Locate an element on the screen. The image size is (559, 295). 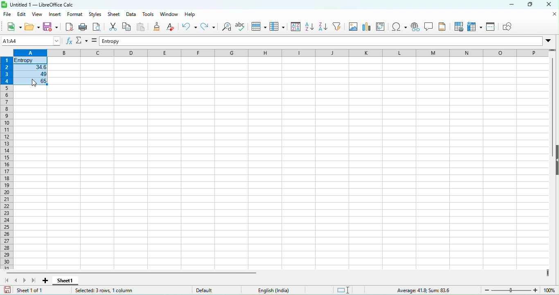
cut is located at coordinates (111, 28).